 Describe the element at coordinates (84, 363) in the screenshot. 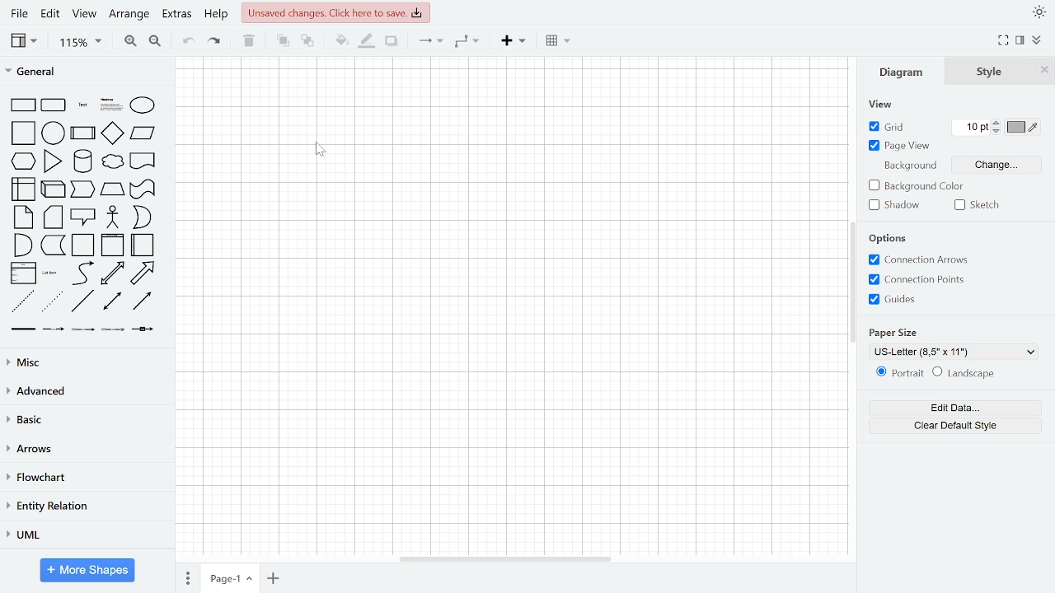

I see `misc` at that location.